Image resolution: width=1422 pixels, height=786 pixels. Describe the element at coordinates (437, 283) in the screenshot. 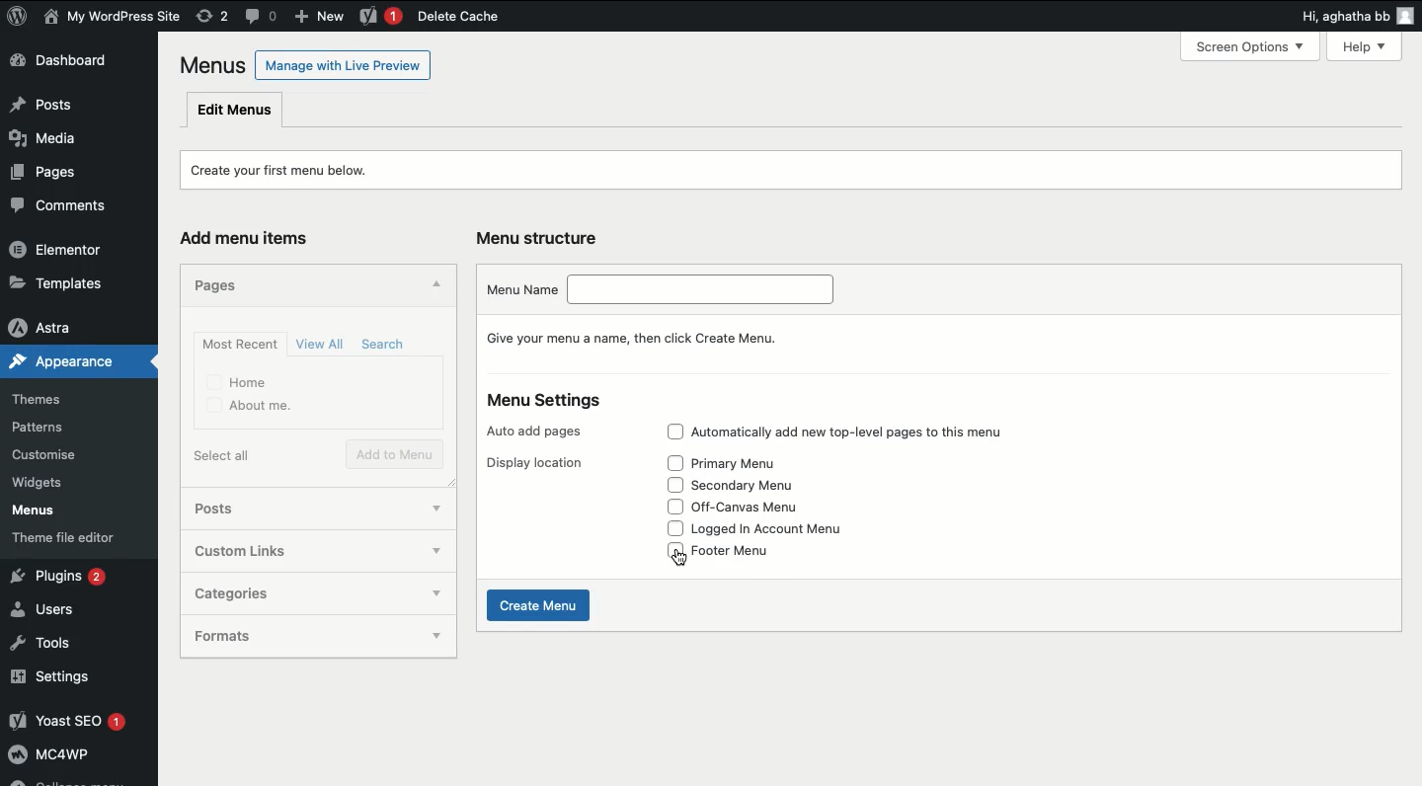

I see `Hide` at that location.